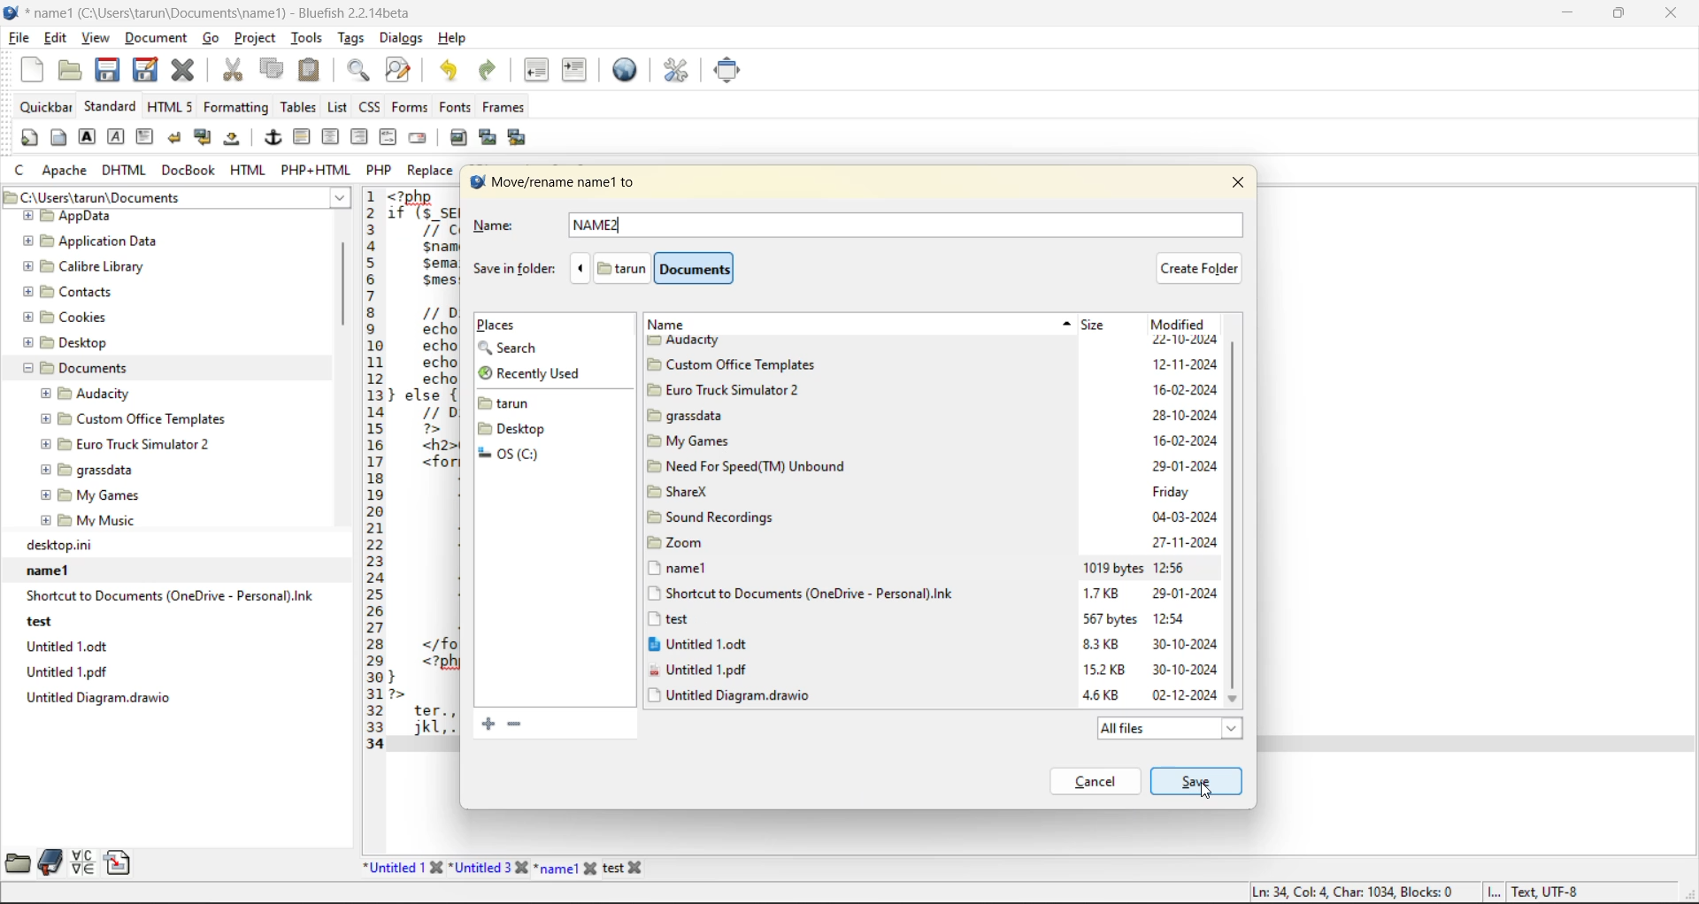 The height and width of the screenshot is (904, 1699). Describe the element at coordinates (51, 862) in the screenshot. I see `bookmarks` at that location.